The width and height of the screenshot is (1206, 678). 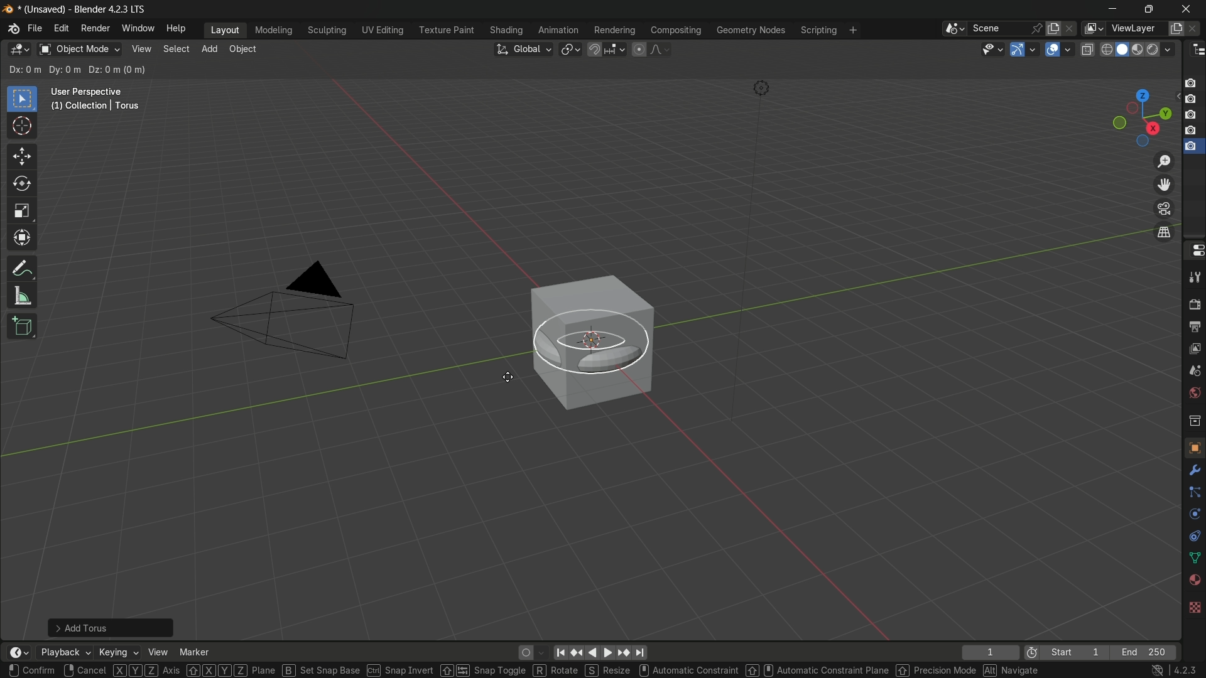 What do you see at coordinates (1194, 301) in the screenshot?
I see `render` at bounding box center [1194, 301].